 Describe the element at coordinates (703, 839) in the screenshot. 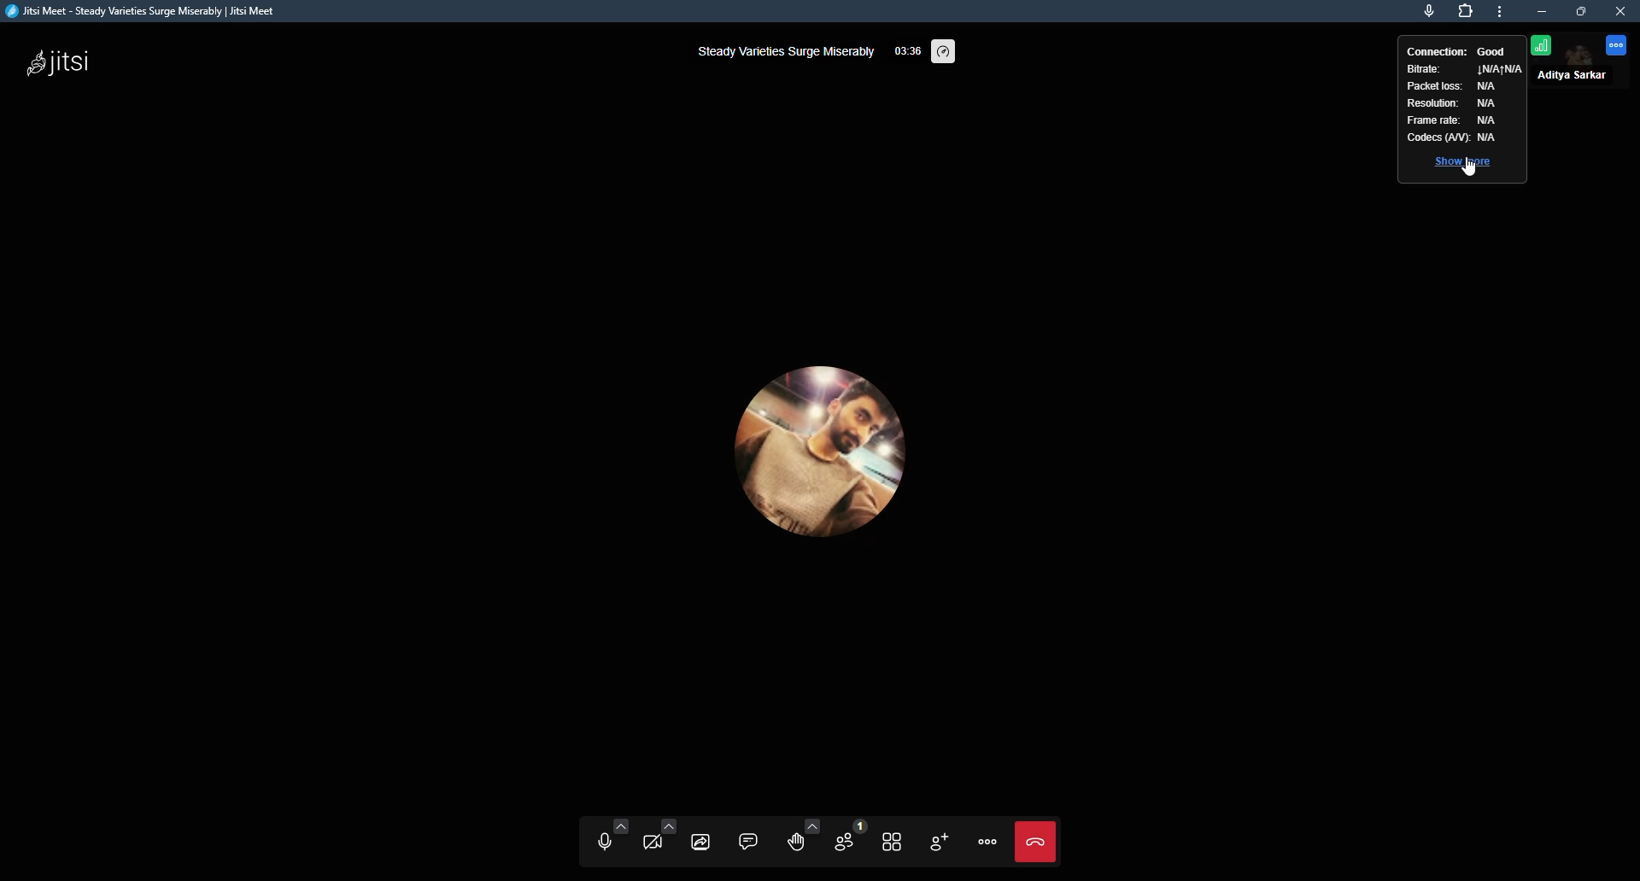

I see `start screen sharing` at that location.